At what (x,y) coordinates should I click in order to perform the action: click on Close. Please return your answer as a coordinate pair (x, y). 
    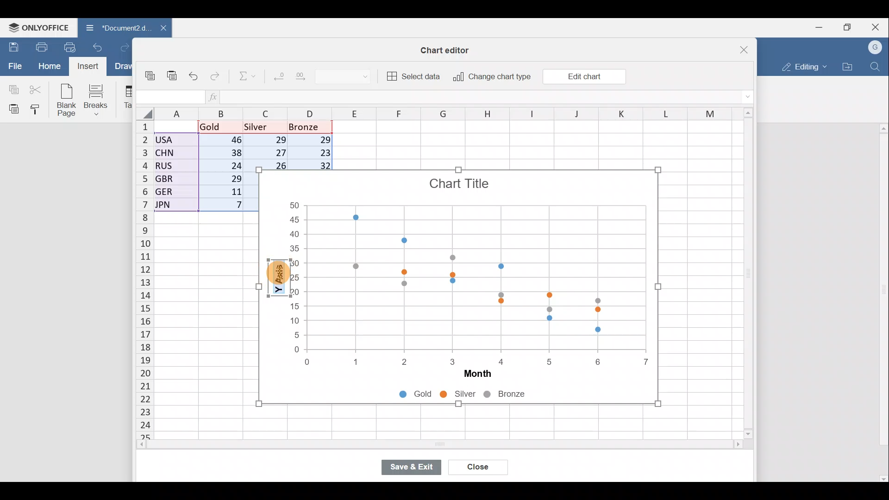
    Looking at the image, I should click on (877, 25).